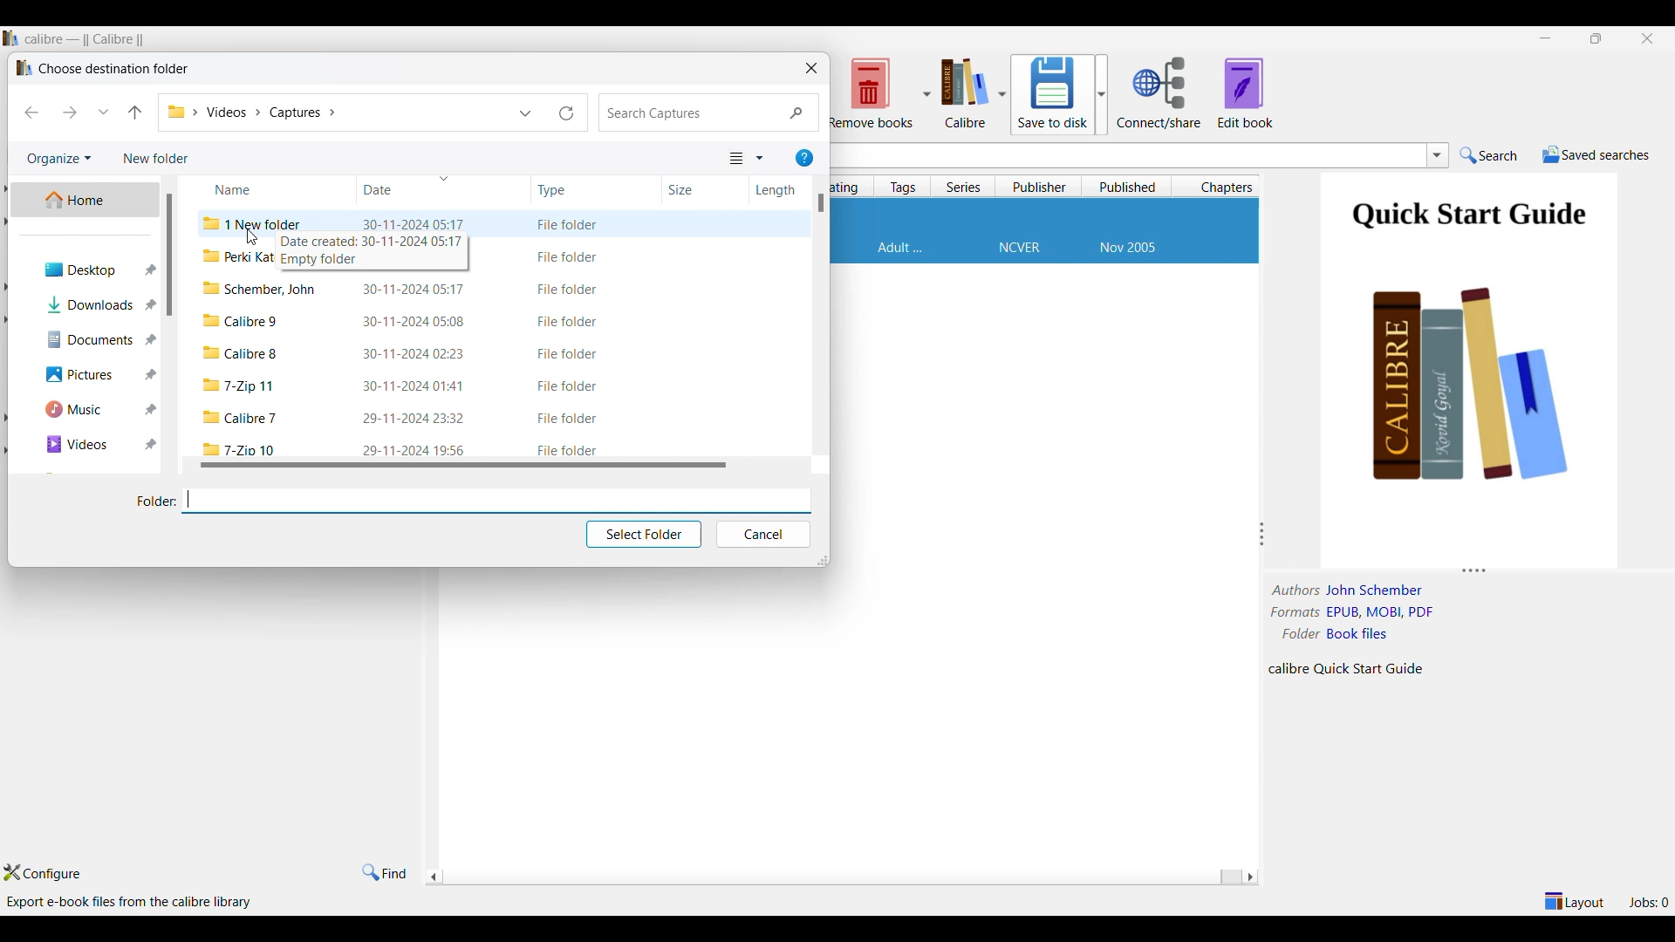  What do you see at coordinates (811, 67) in the screenshot?
I see `Close` at bounding box center [811, 67].